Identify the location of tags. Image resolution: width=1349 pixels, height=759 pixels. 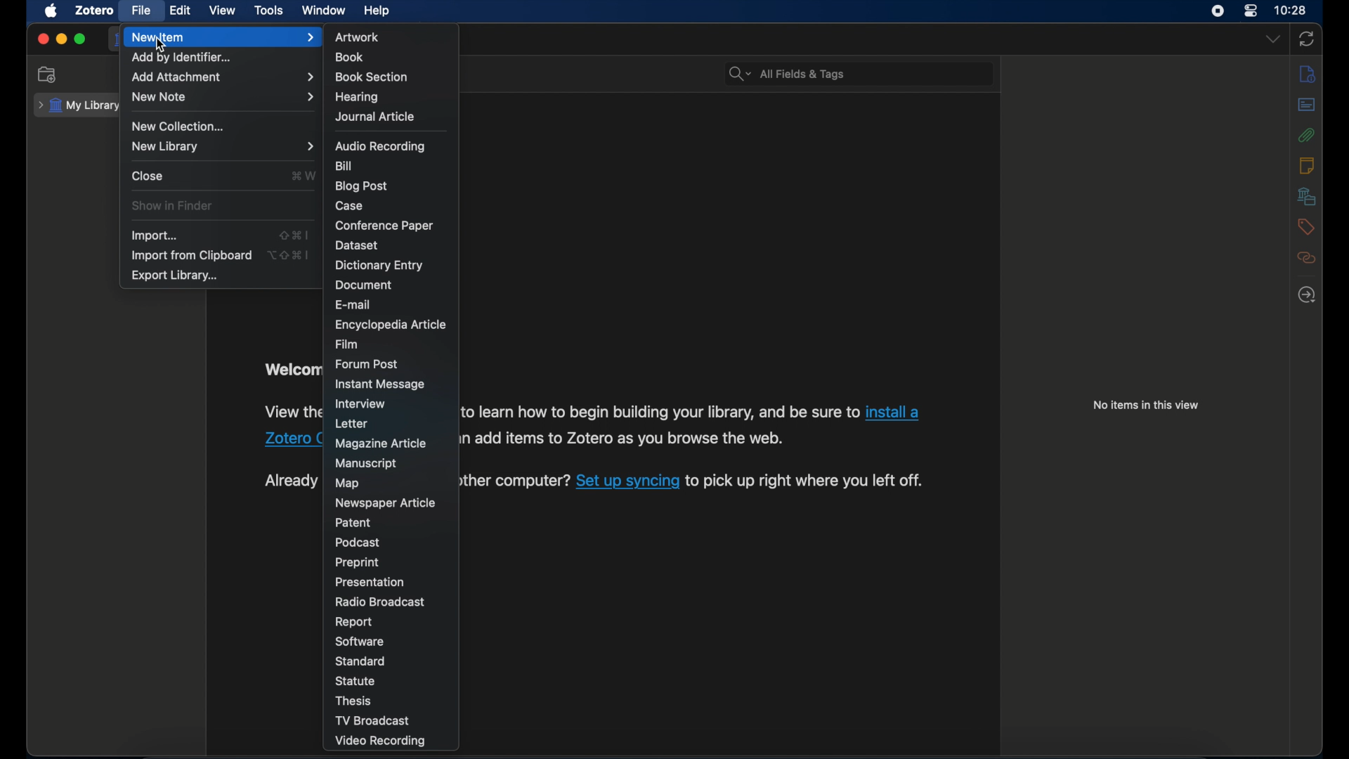
(1305, 228).